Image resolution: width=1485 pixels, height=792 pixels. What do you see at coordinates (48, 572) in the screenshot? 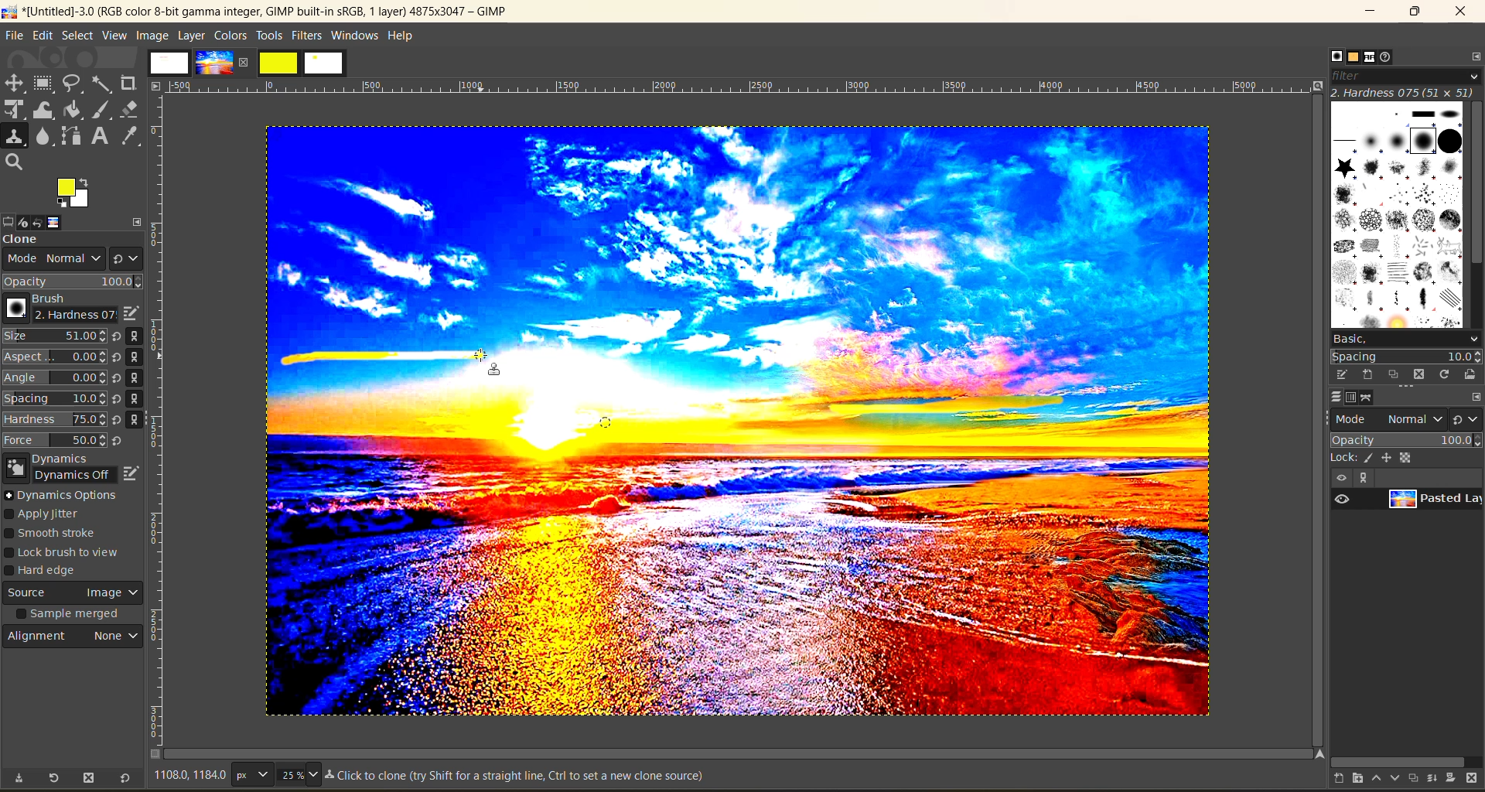
I see `hard edge` at bounding box center [48, 572].